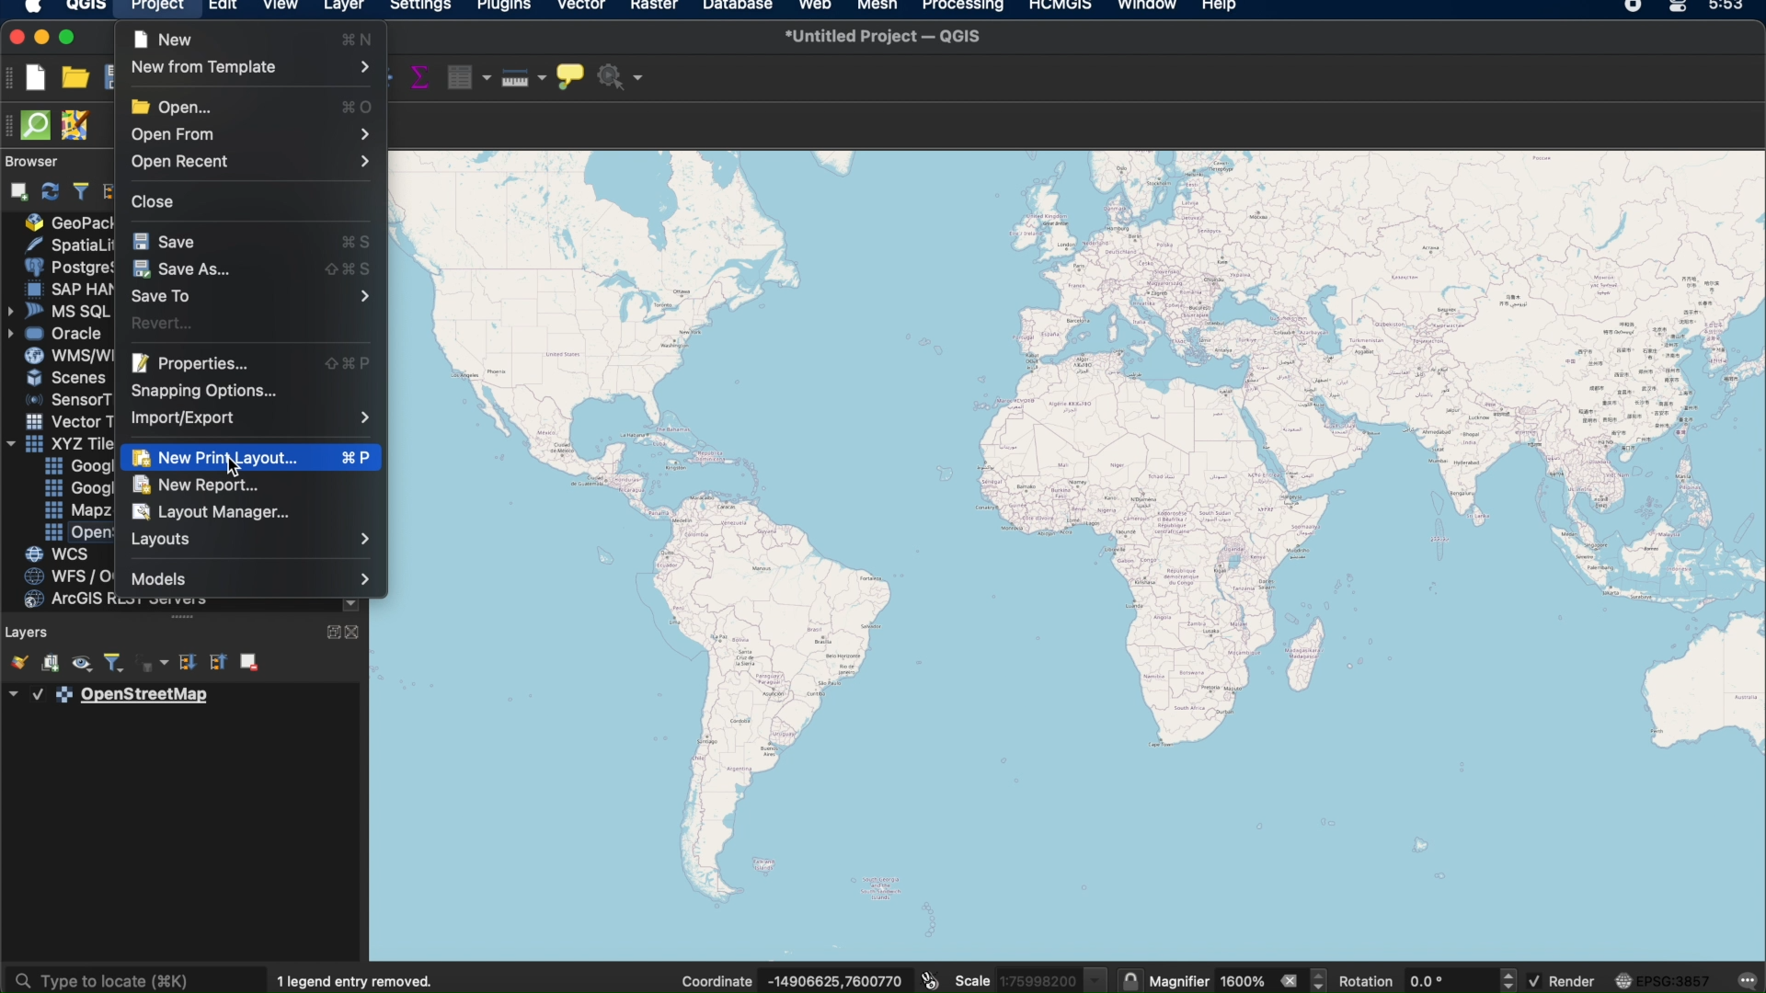 This screenshot has height=993, width=1766. I want to click on untitled project QGIS, so click(889, 36).